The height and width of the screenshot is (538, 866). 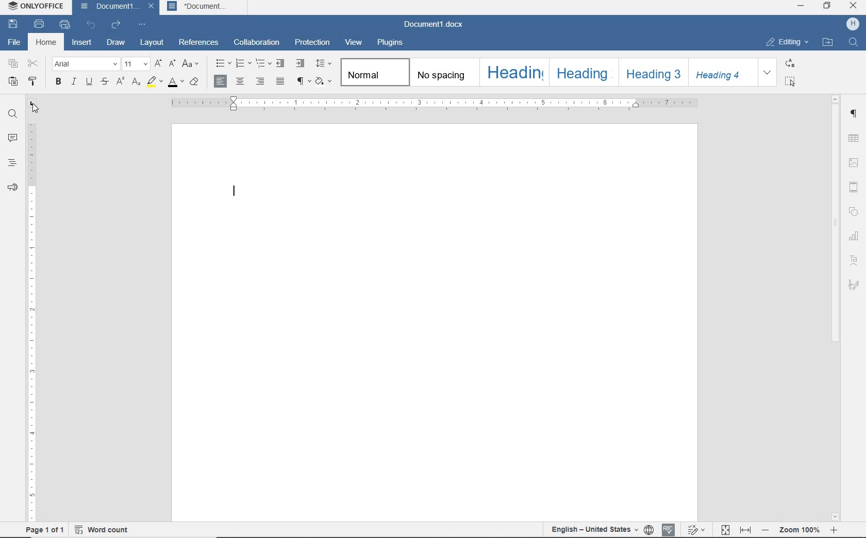 What do you see at coordinates (100, 530) in the screenshot?
I see `WORD COUNT` at bounding box center [100, 530].